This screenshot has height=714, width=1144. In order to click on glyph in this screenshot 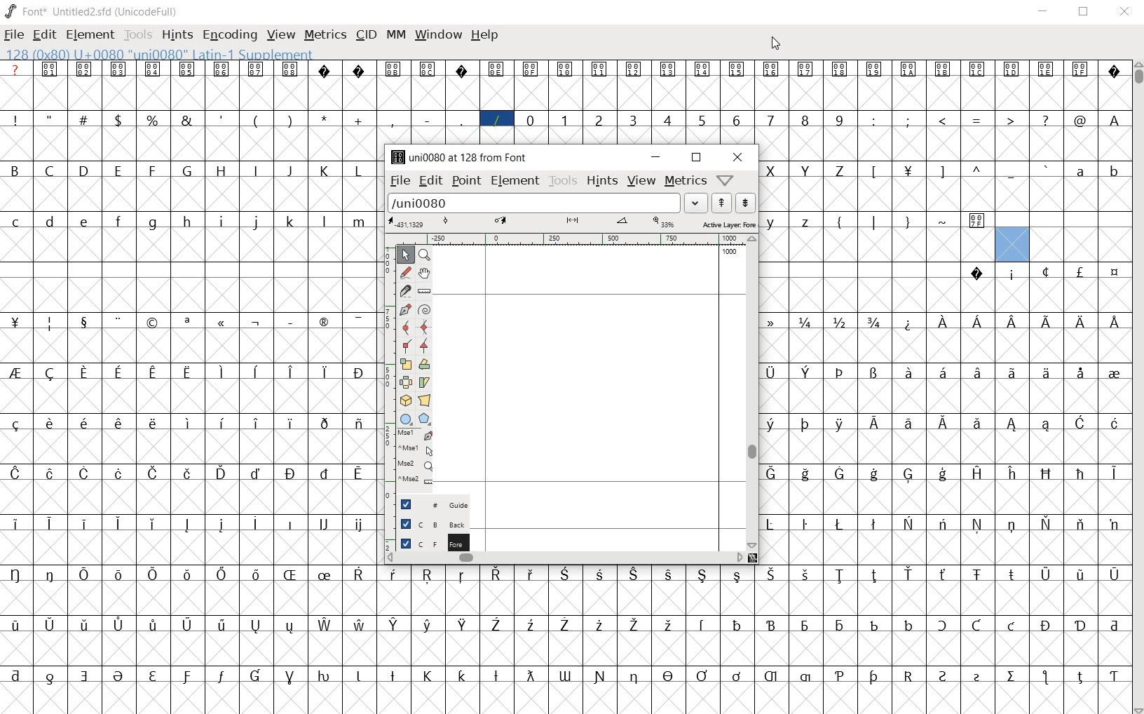, I will do `click(1013, 276)`.